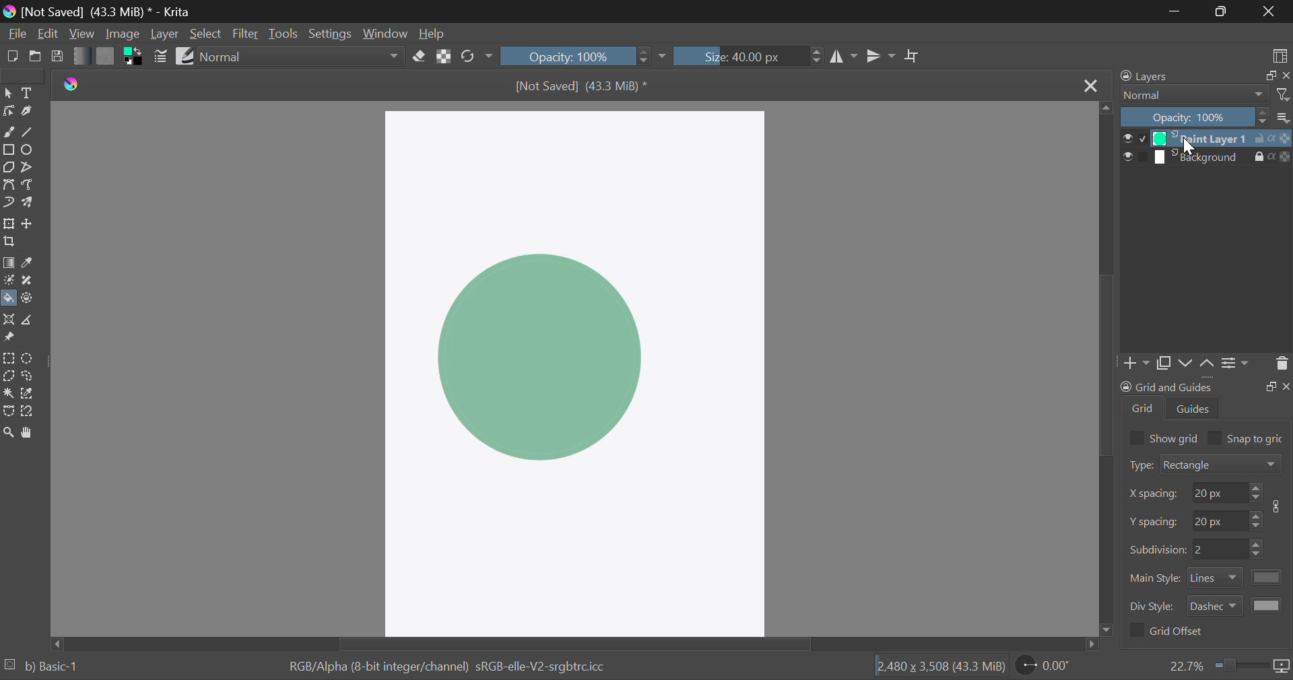 The height and width of the screenshot is (680, 1293). Describe the element at coordinates (186, 55) in the screenshot. I see `Brush Presets` at that location.